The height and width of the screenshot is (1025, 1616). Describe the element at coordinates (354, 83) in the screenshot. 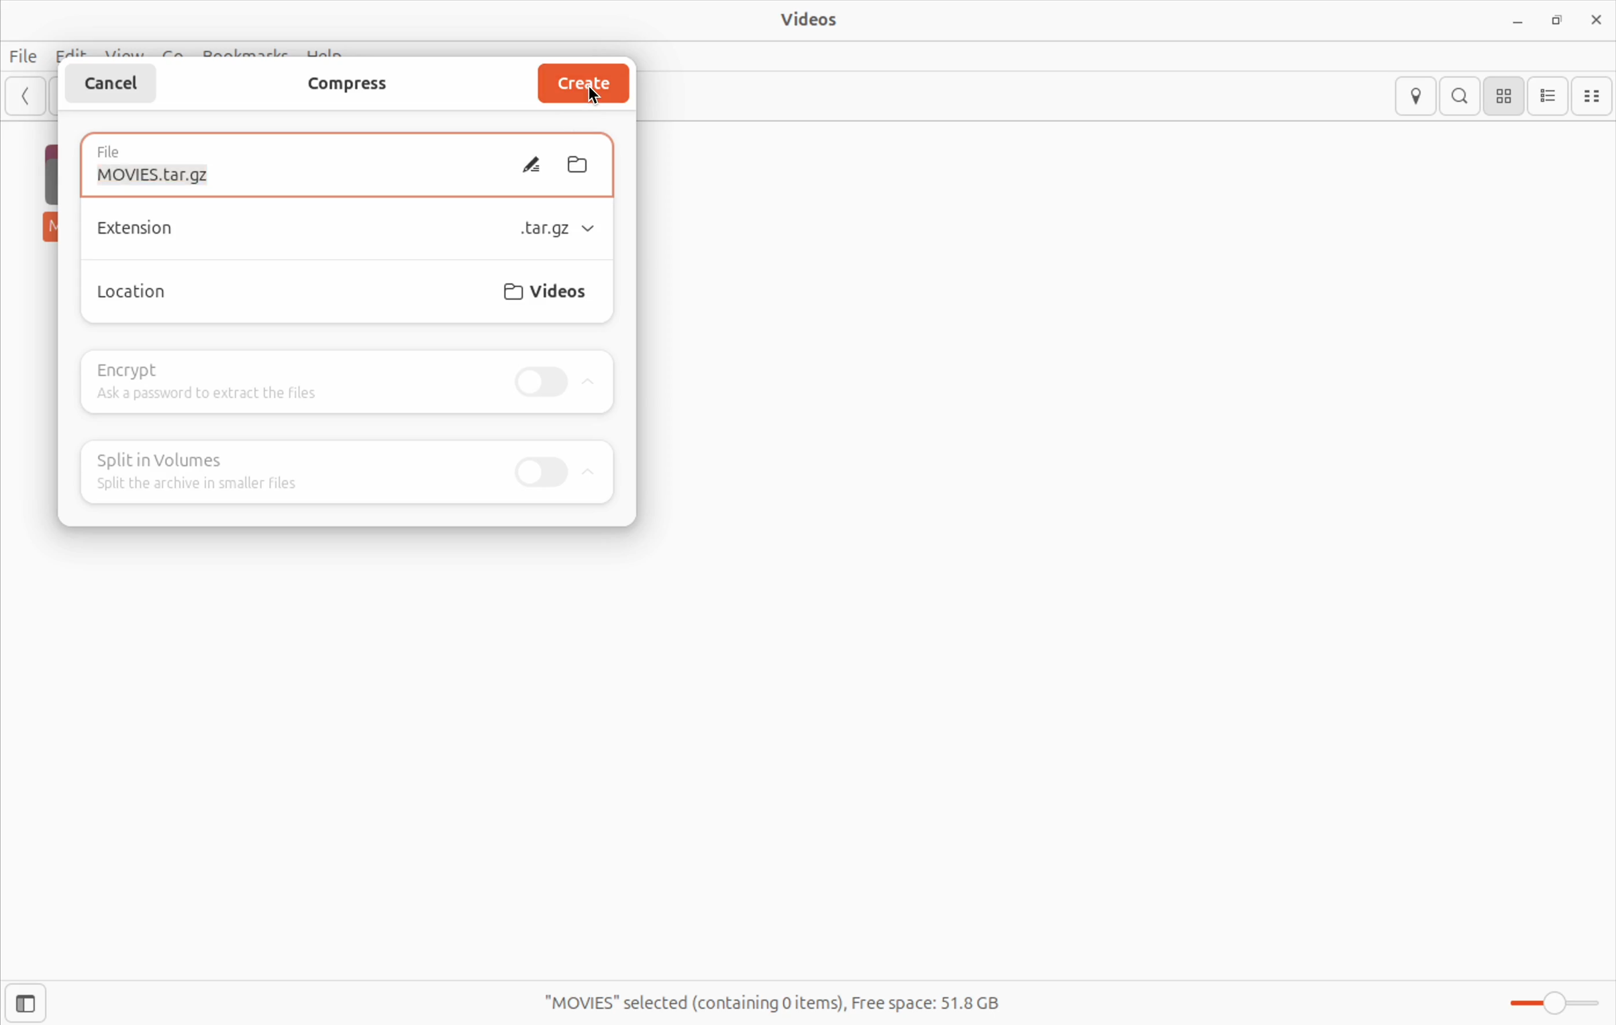

I see `compress` at that location.